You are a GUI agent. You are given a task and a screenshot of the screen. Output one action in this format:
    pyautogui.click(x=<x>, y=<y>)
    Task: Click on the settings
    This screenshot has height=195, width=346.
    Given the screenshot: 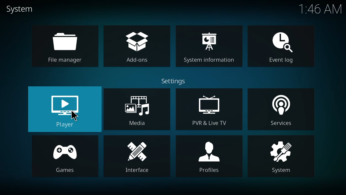 What is the action you would take?
    pyautogui.click(x=174, y=81)
    